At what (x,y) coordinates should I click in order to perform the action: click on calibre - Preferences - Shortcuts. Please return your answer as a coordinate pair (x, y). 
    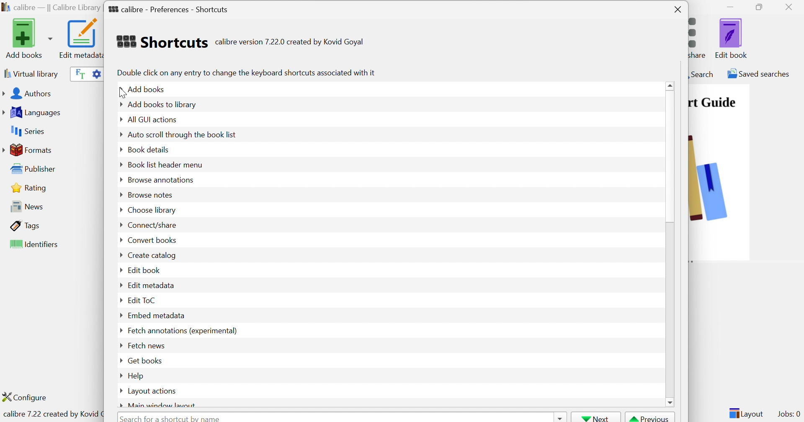
    Looking at the image, I should click on (168, 8).